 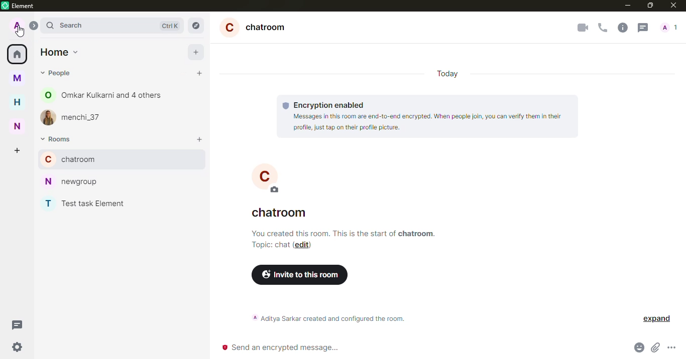 I want to click on invite to this room, so click(x=300, y=275).